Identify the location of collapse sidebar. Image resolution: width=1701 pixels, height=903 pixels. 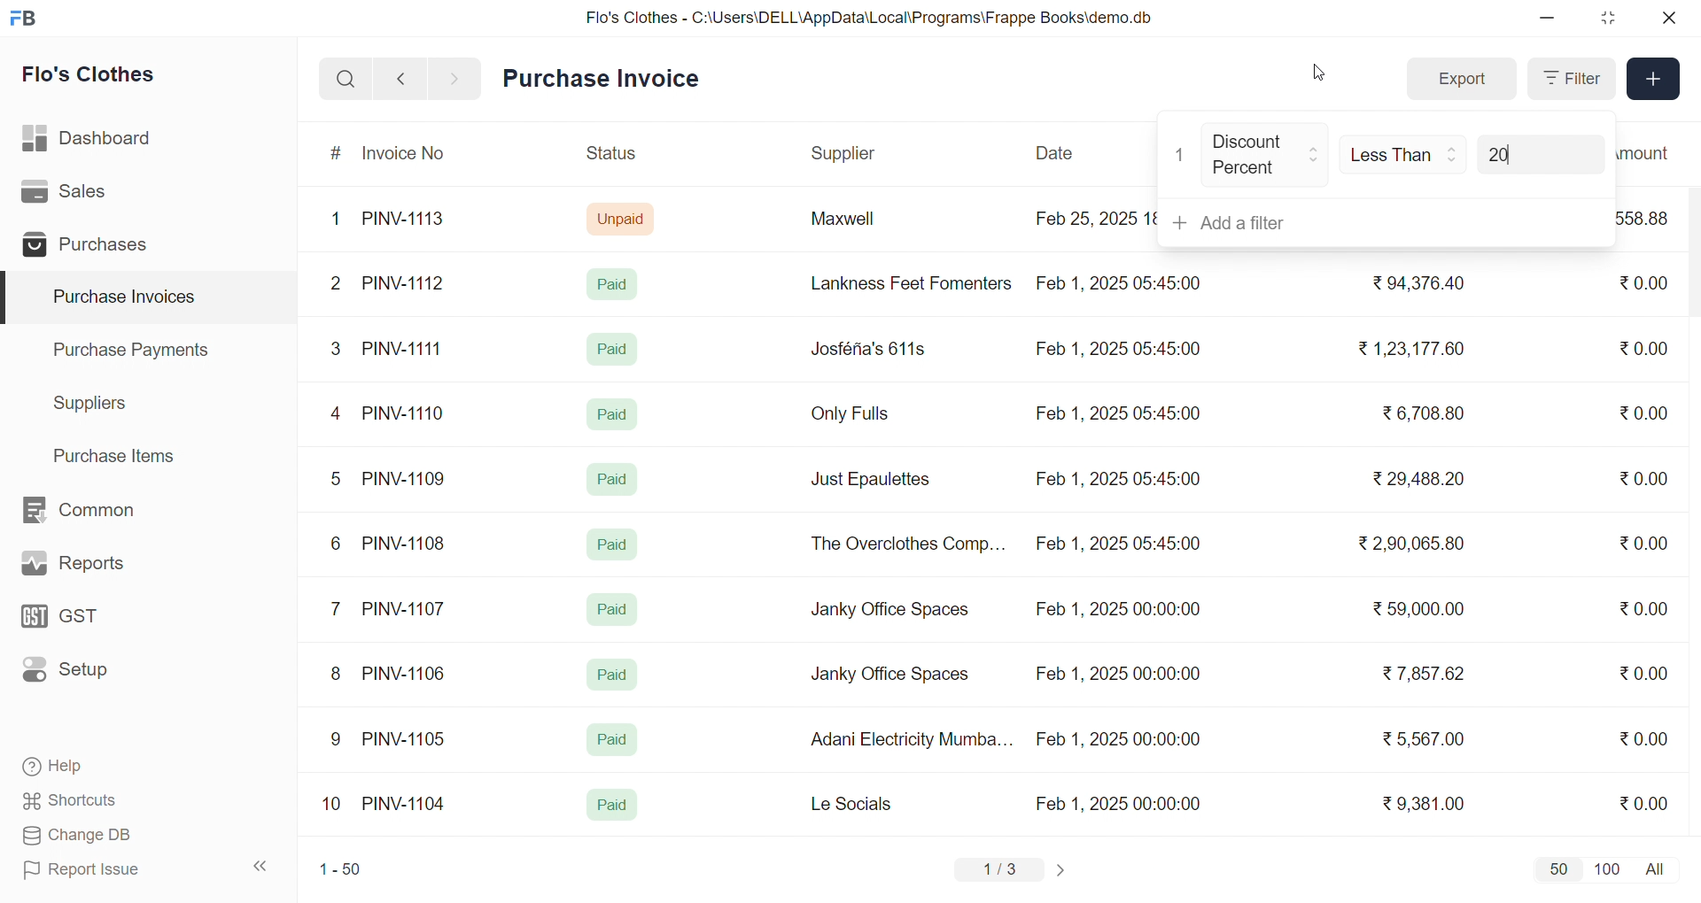
(261, 867).